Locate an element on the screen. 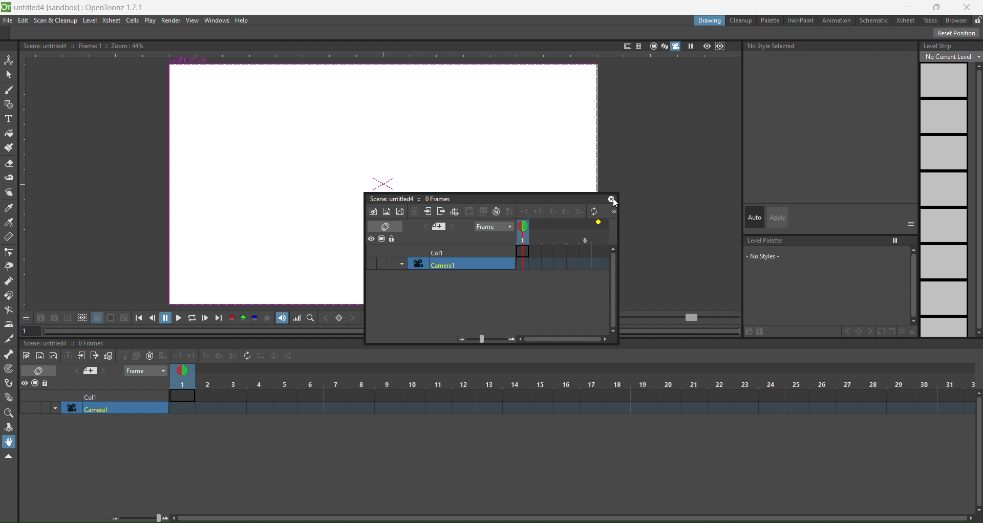  unlocked is located at coordinates (977, 19).